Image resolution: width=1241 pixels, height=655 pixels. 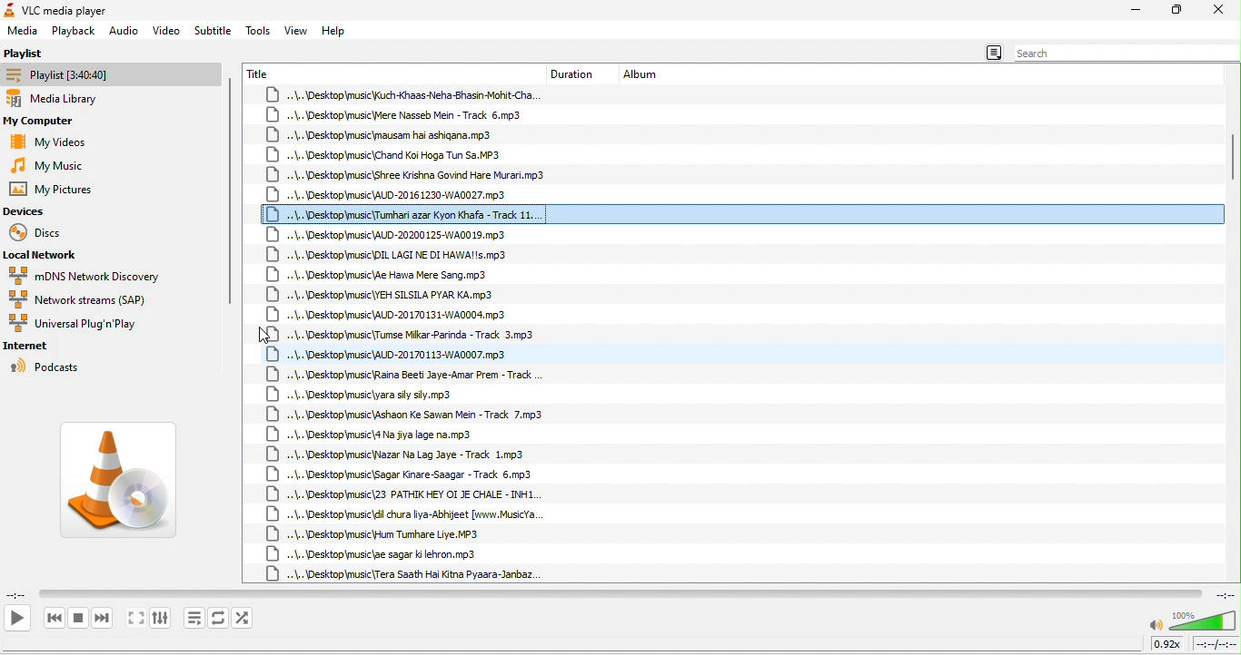 I want to click on ..\..\Desktop\music\yara sy sly.mp3, so click(x=361, y=395).